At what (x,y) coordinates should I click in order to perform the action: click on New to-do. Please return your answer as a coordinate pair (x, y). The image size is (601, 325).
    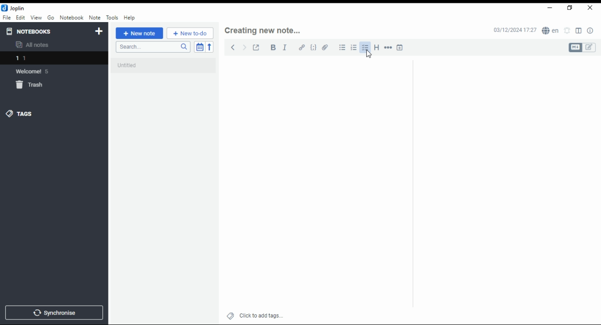
    Looking at the image, I should click on (190, 33).